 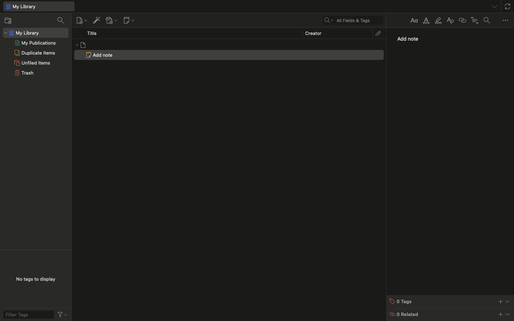 What do you see at coordinates (35, 43) in the screenshot?
I see `My publications` at bounding box center [35, 43].